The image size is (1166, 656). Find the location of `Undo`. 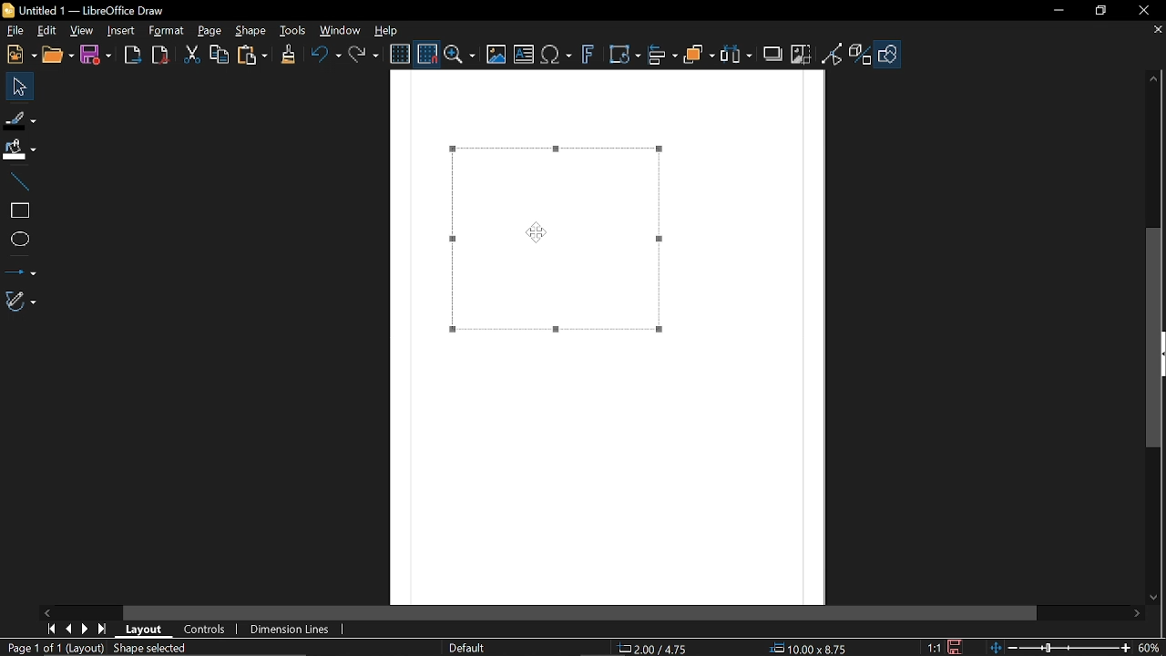

Undo is located at coordinates (325, 55).